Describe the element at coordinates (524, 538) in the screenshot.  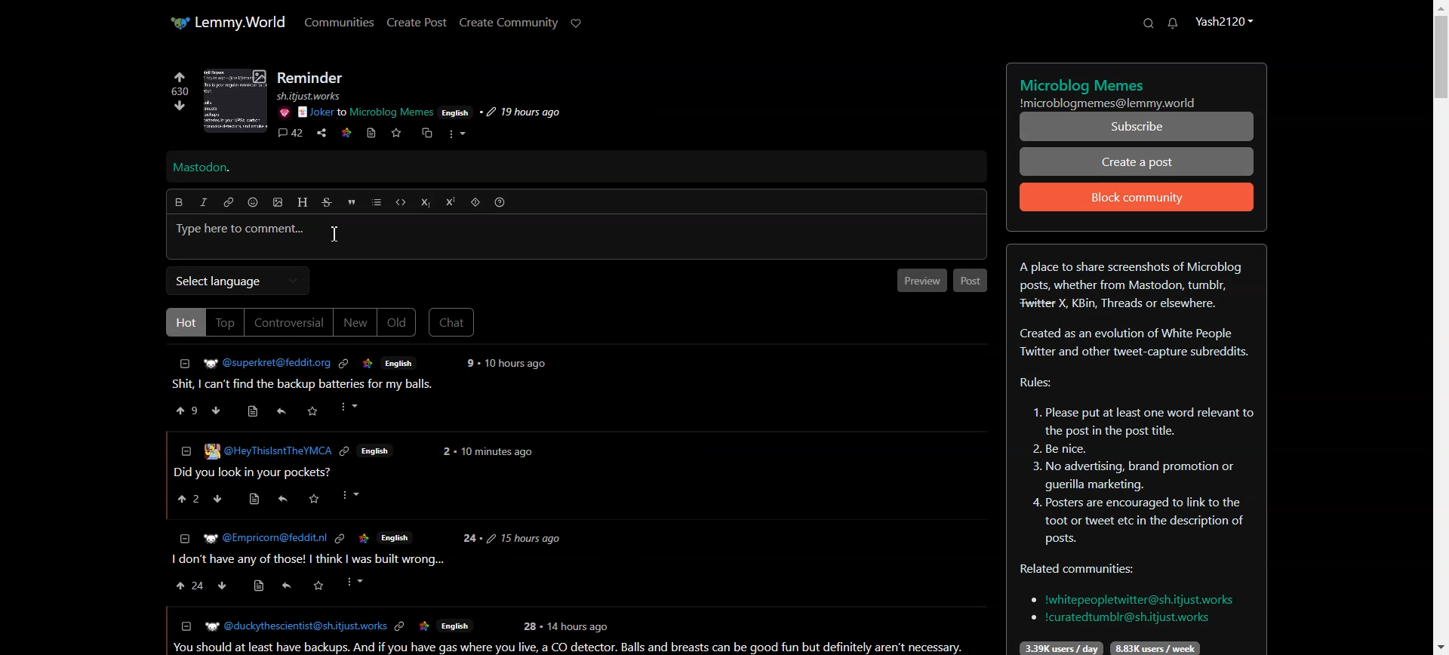
I see `` at that location.